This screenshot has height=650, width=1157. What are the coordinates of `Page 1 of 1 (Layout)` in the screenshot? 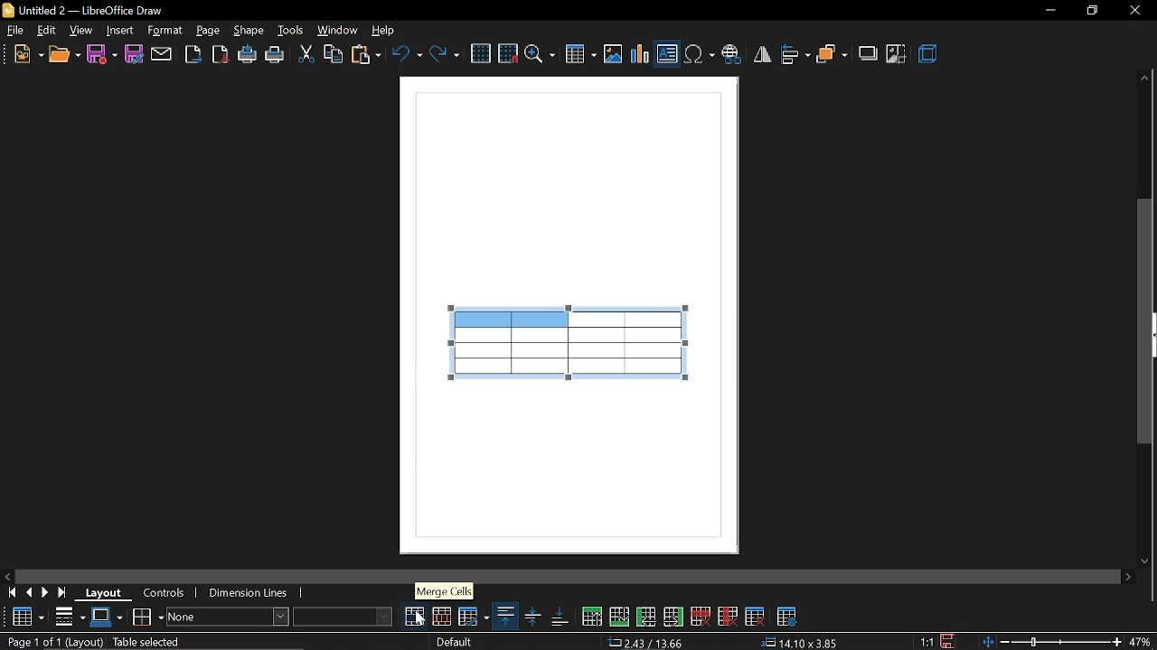 It's located at (52, 642).